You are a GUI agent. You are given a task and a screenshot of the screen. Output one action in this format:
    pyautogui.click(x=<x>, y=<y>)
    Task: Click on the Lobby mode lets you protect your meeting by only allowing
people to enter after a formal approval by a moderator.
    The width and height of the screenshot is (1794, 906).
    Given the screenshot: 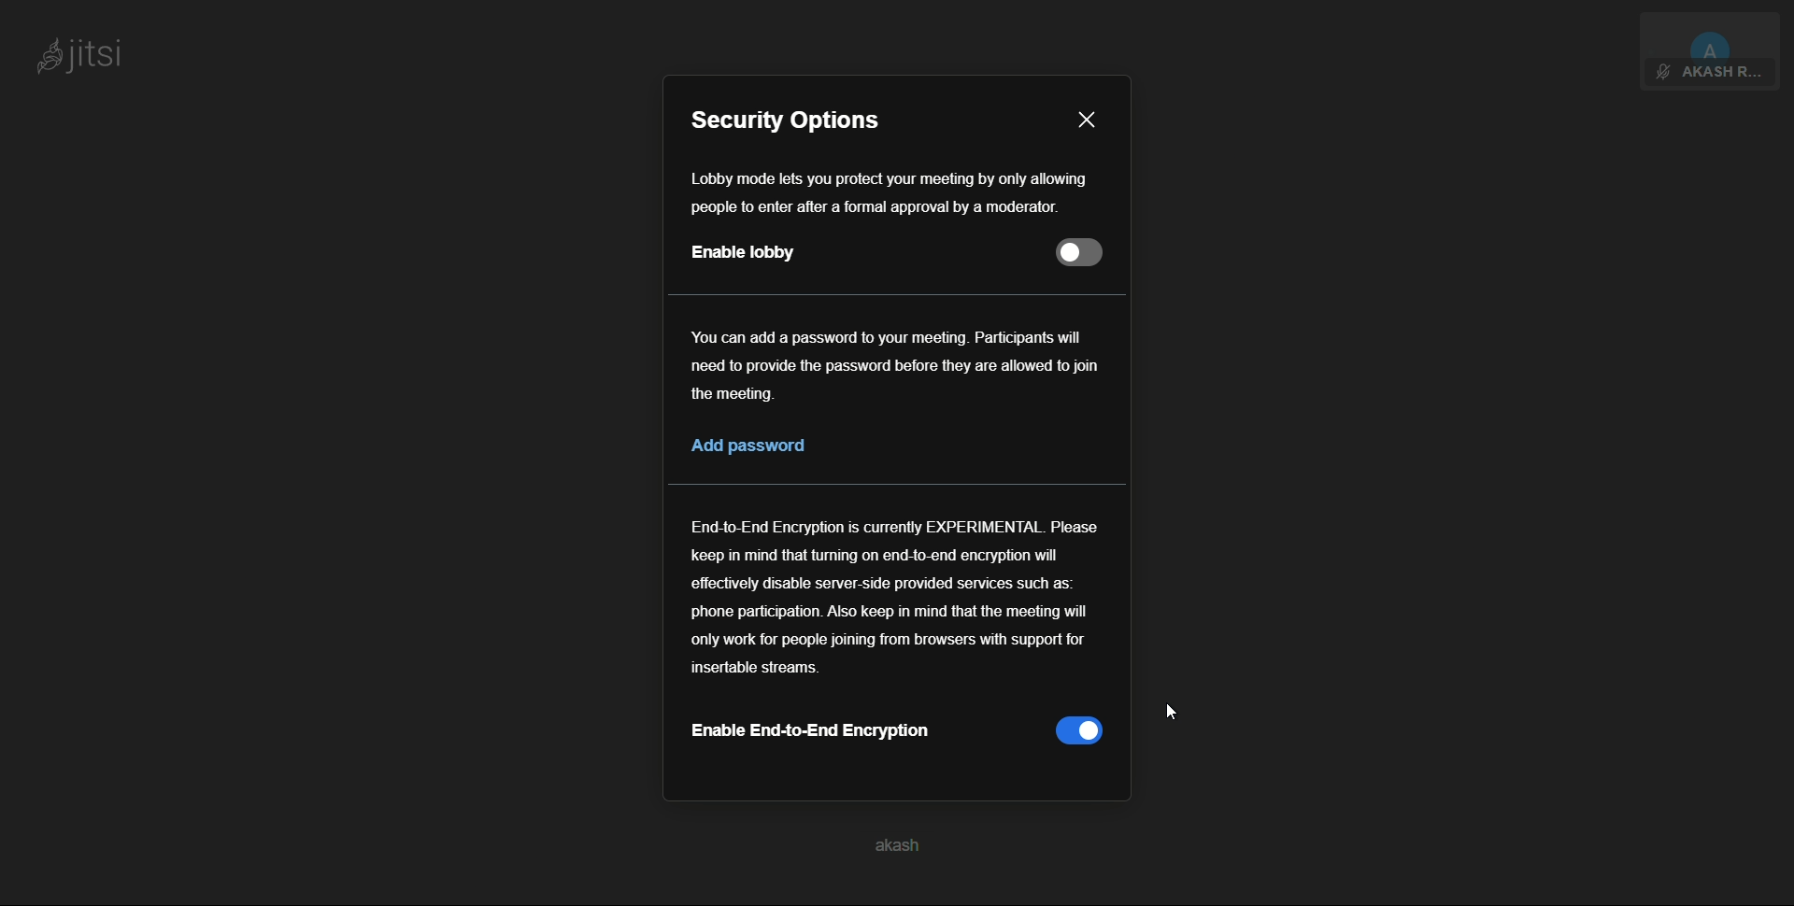 What is the action you would take?
    pyautogui.click(x=906, y=190)
    